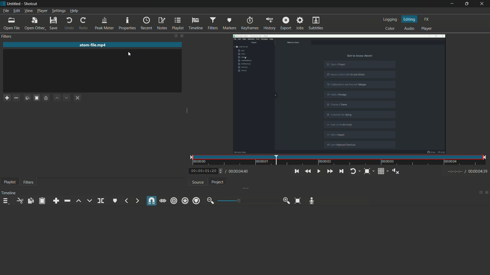  Describe the element at coordinates (196, 24) in the screenshot. I see `timeline` at that location.